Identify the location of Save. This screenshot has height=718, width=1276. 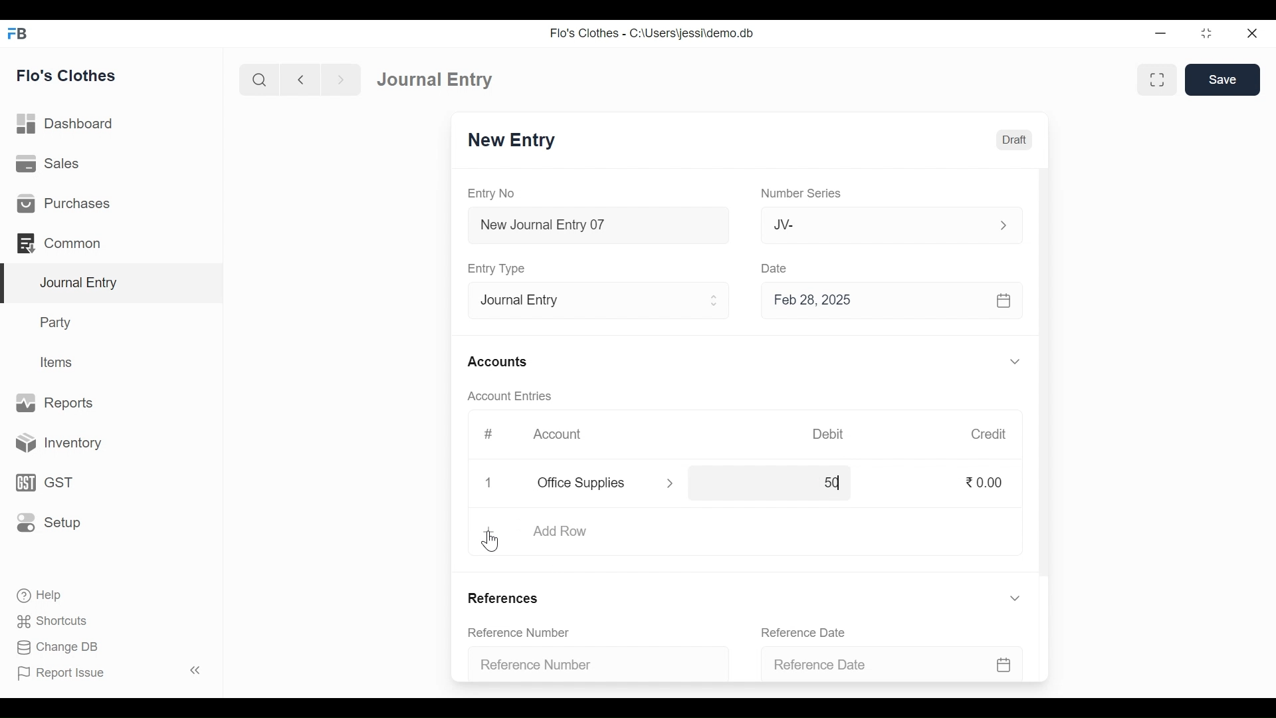
(1223, 79).